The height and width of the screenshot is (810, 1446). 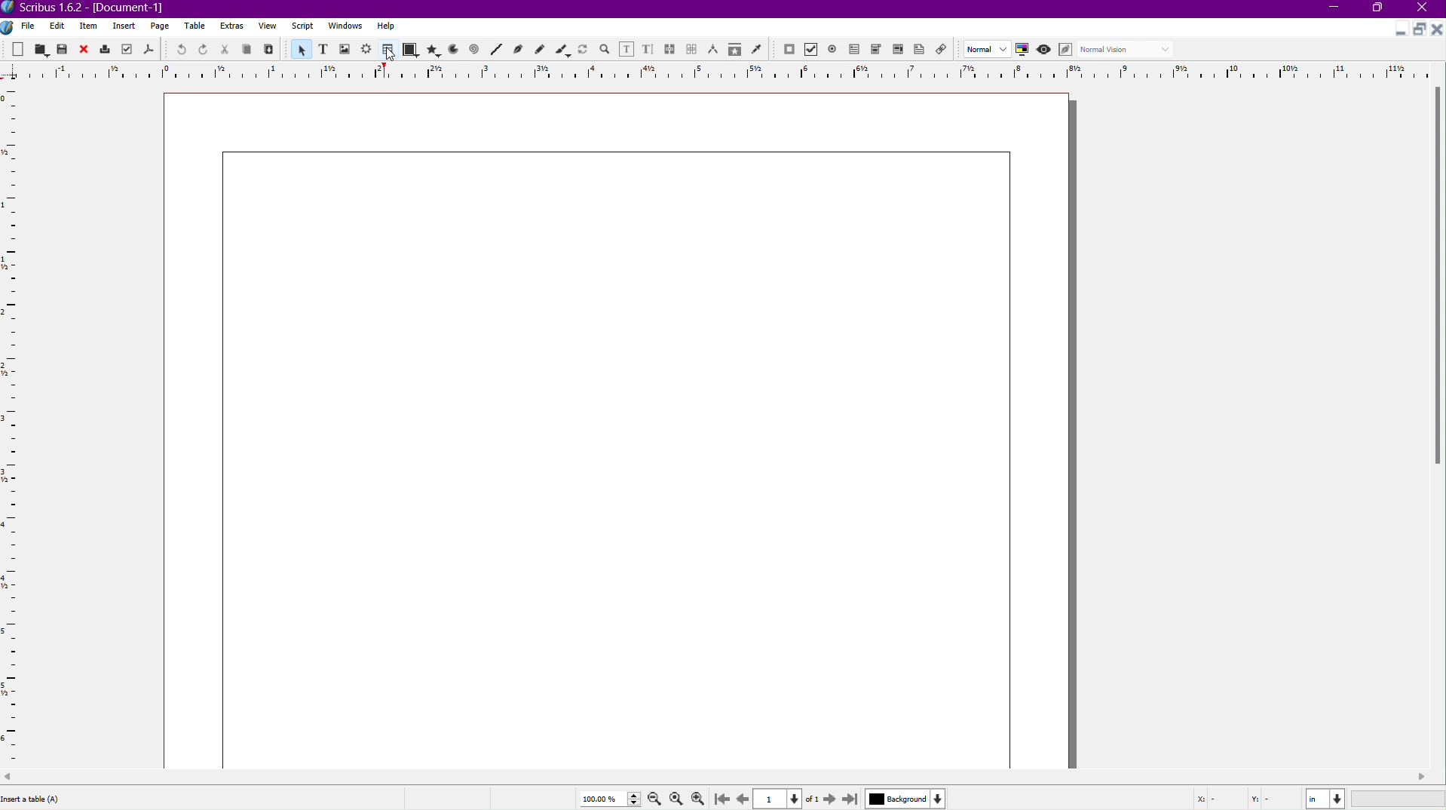 What do you see at coordinates (345, 48) in the screenshot?
I see `Image Frame` at bounding box center [345, 48].